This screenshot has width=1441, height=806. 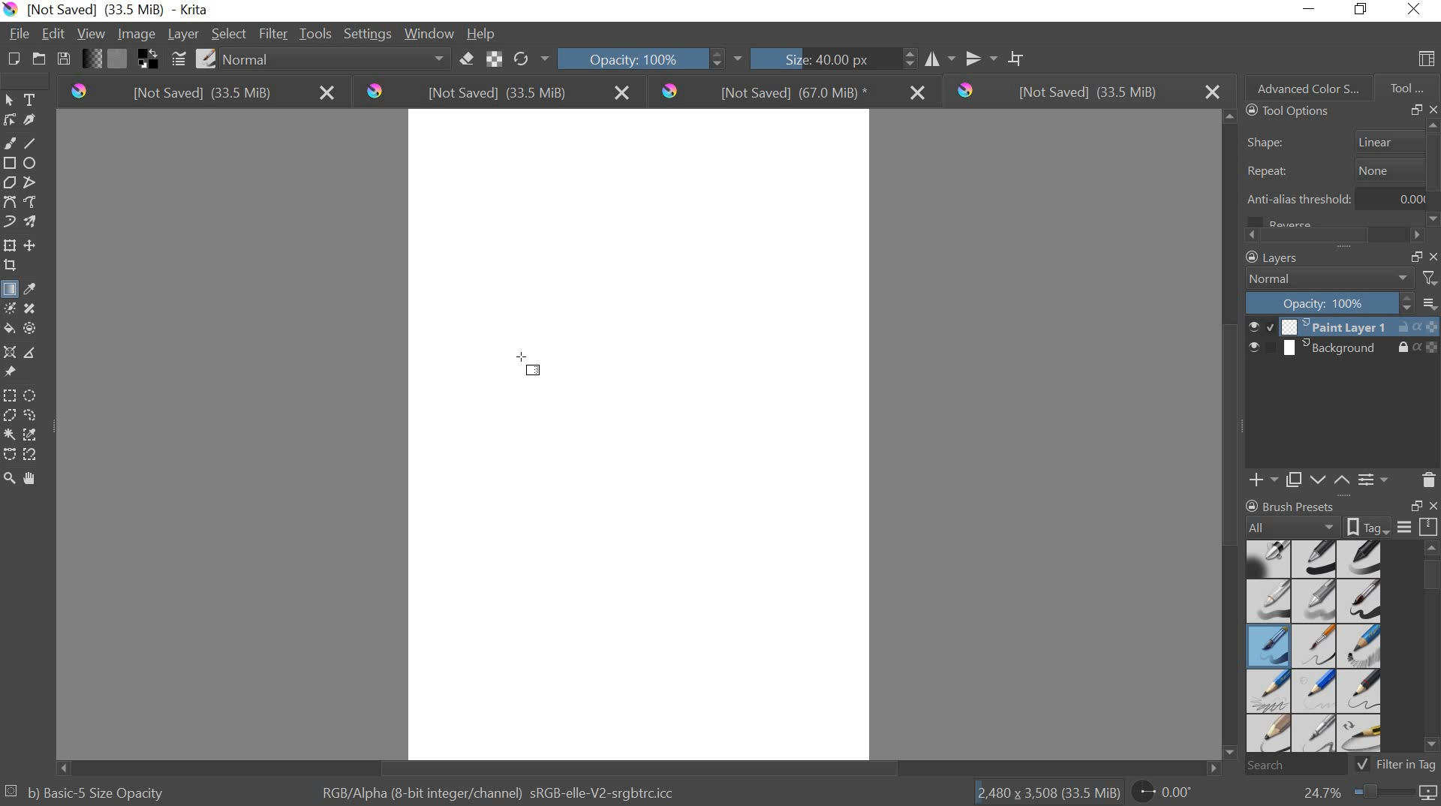 What do you see at coordinates (30, 164) in the screenshot?
I see `ellipses` at bounding box center [30, 164].